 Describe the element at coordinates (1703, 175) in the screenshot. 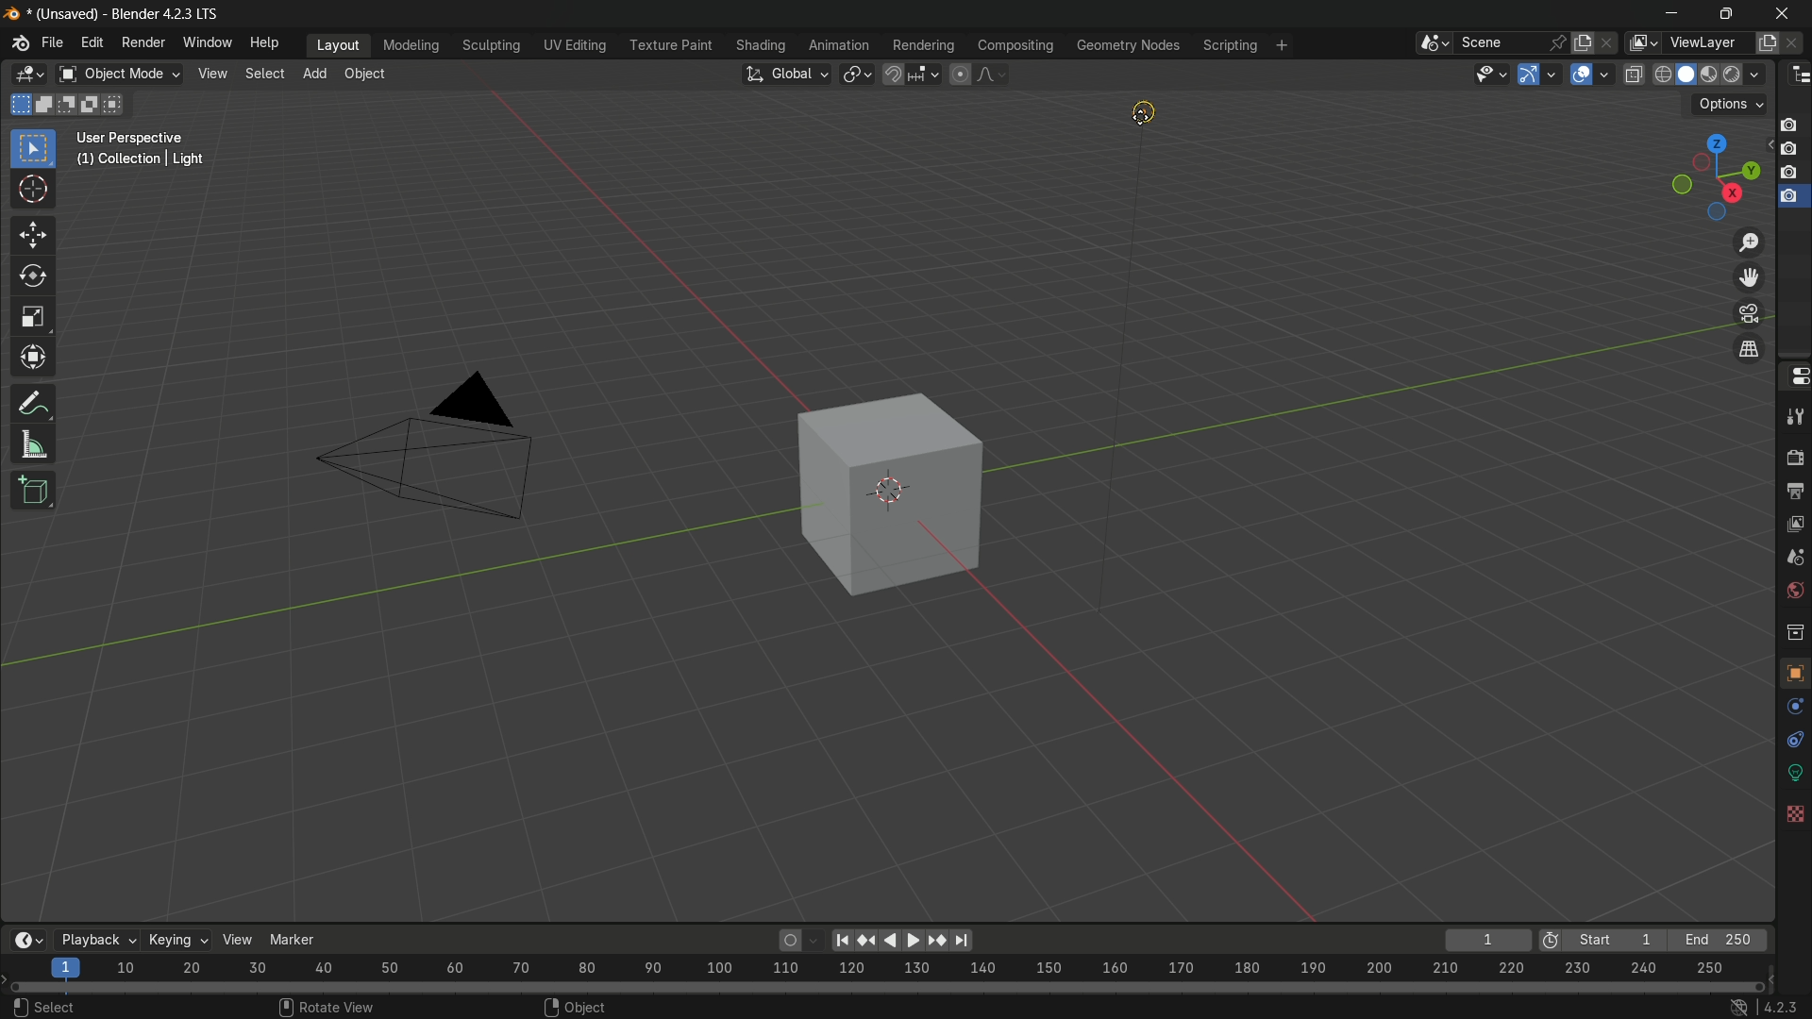

I see `preset viewpoint` at that location.